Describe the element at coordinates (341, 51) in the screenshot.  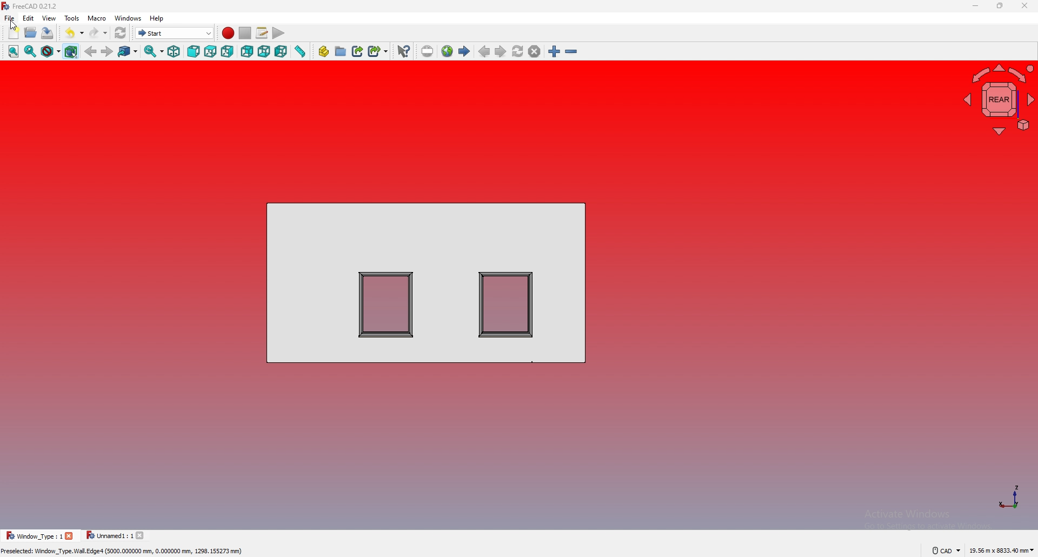
I see `create group` at that location.